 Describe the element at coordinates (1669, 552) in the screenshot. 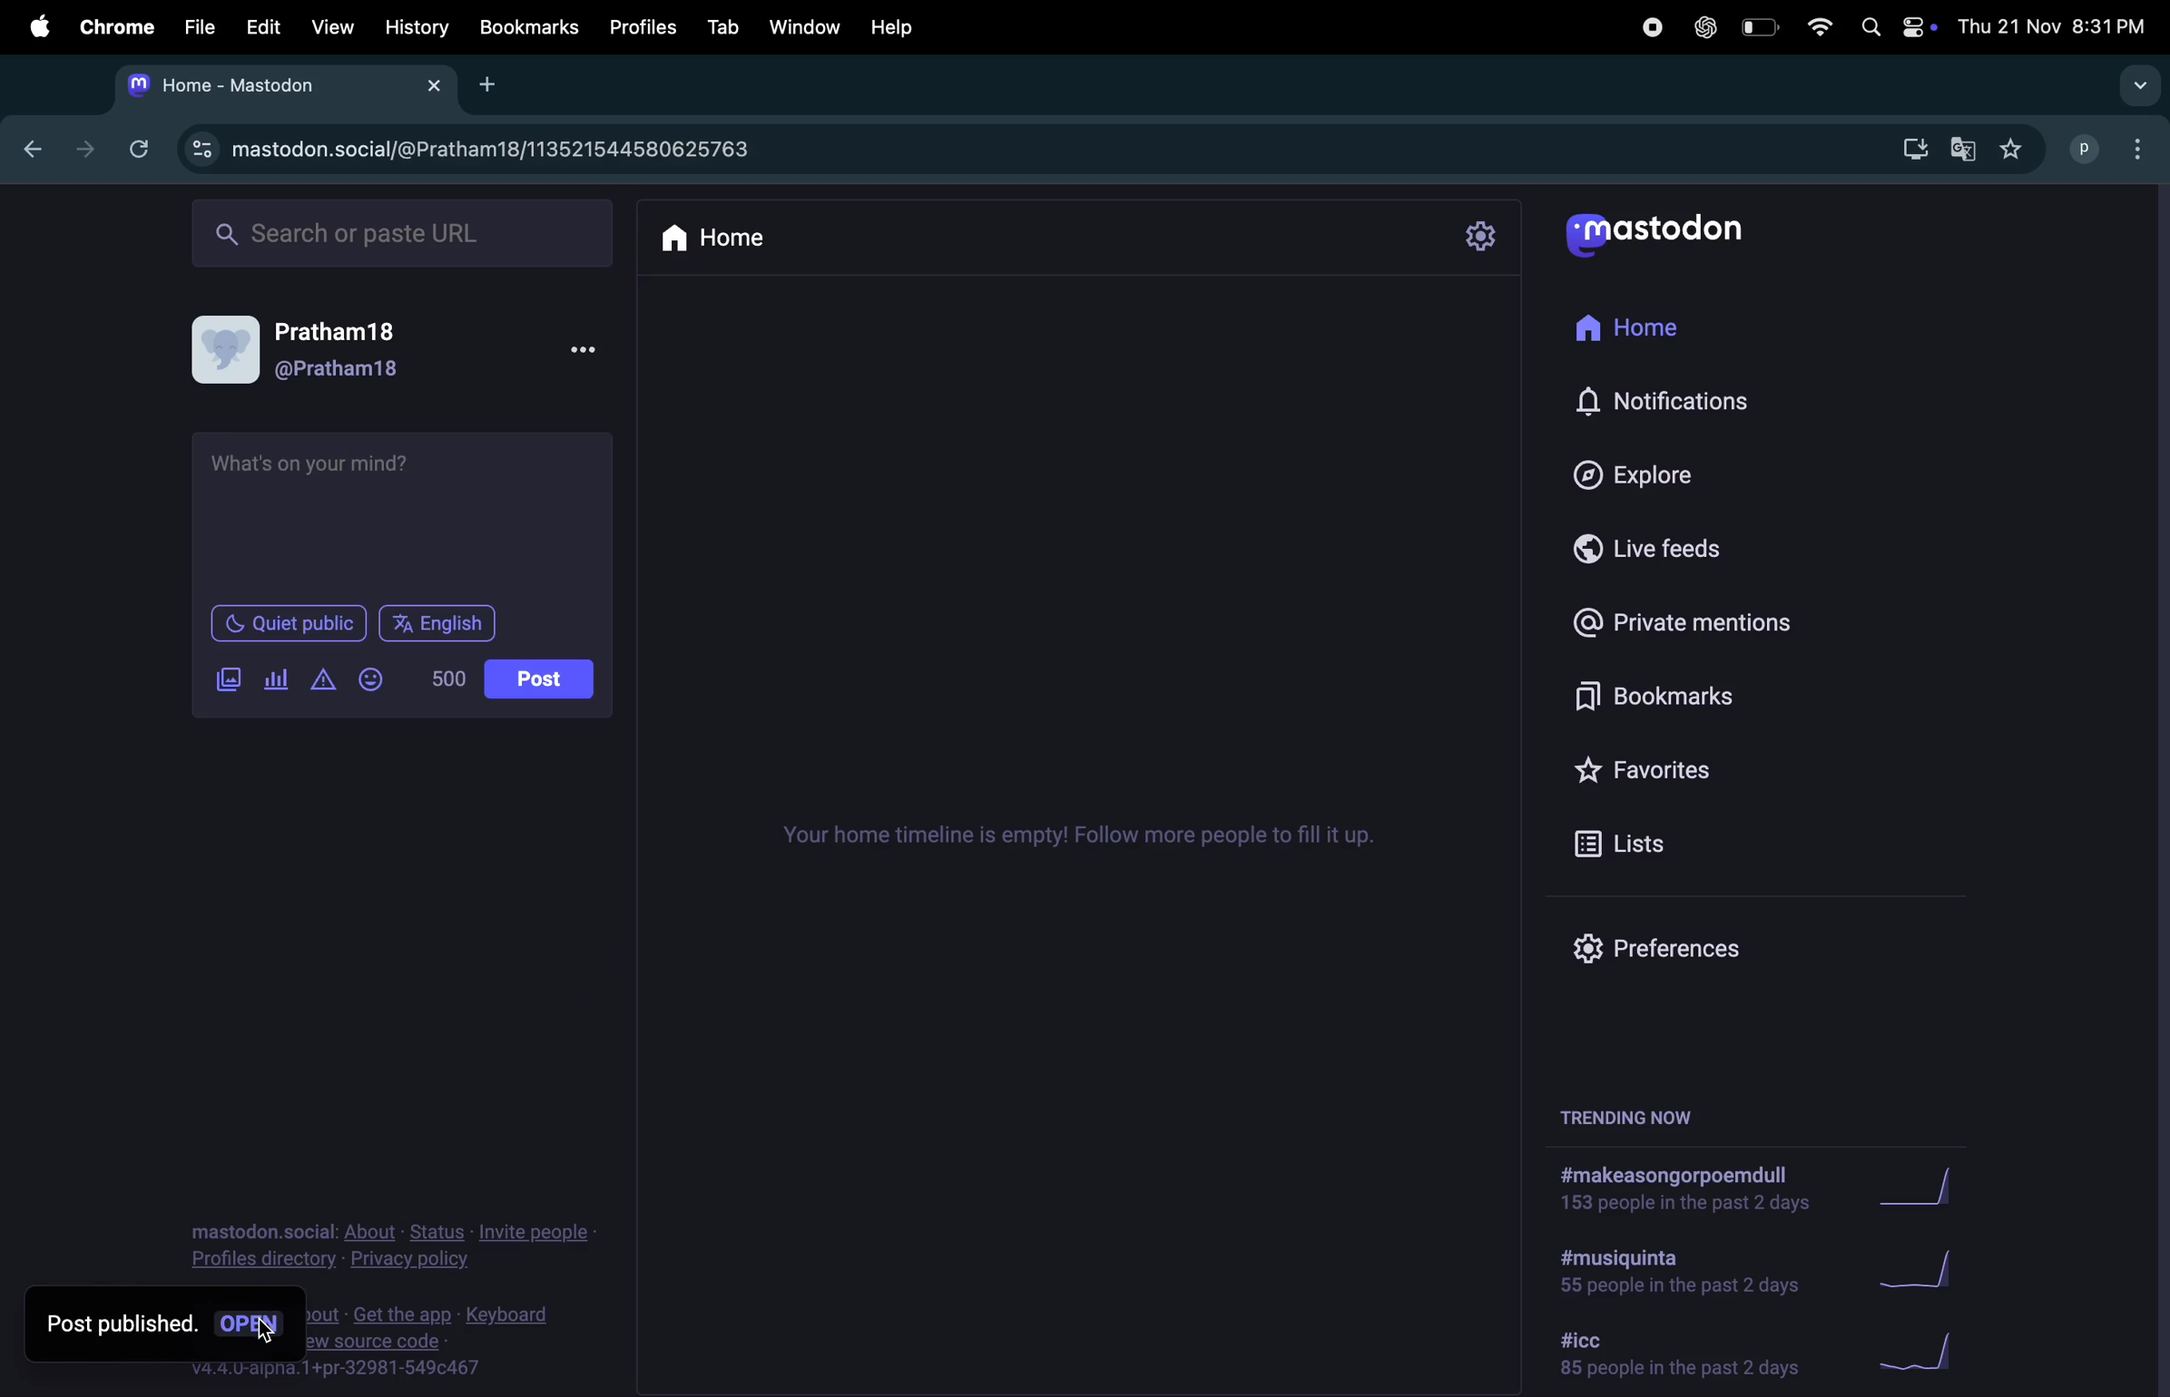

I see `live feeds` at that location.